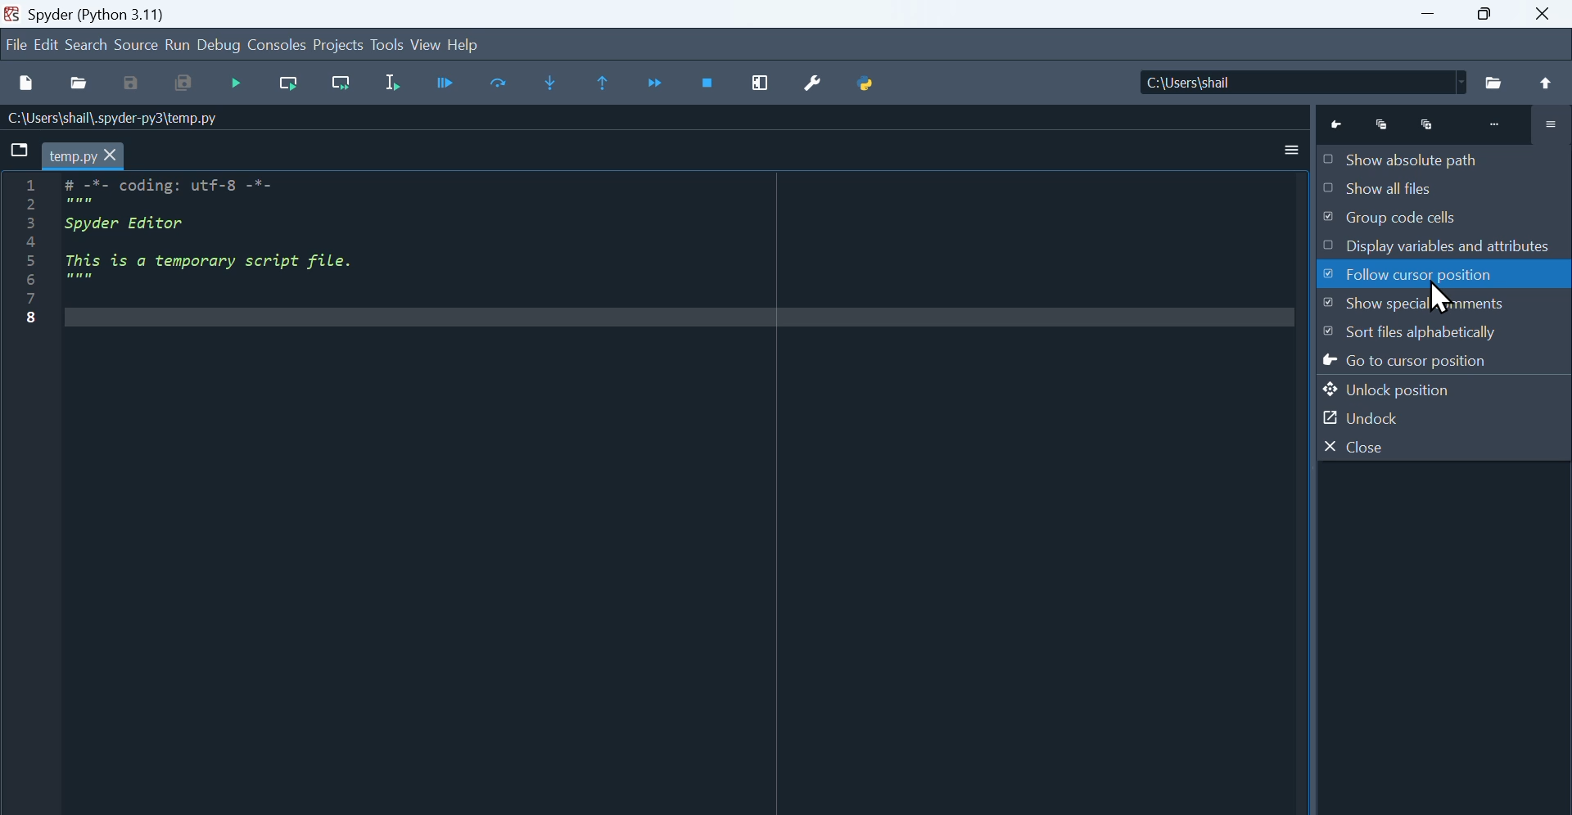  What do you see at coordinates (278, 45) in the screenshot?
I see `Consoles` at bounding box center [278, 45].